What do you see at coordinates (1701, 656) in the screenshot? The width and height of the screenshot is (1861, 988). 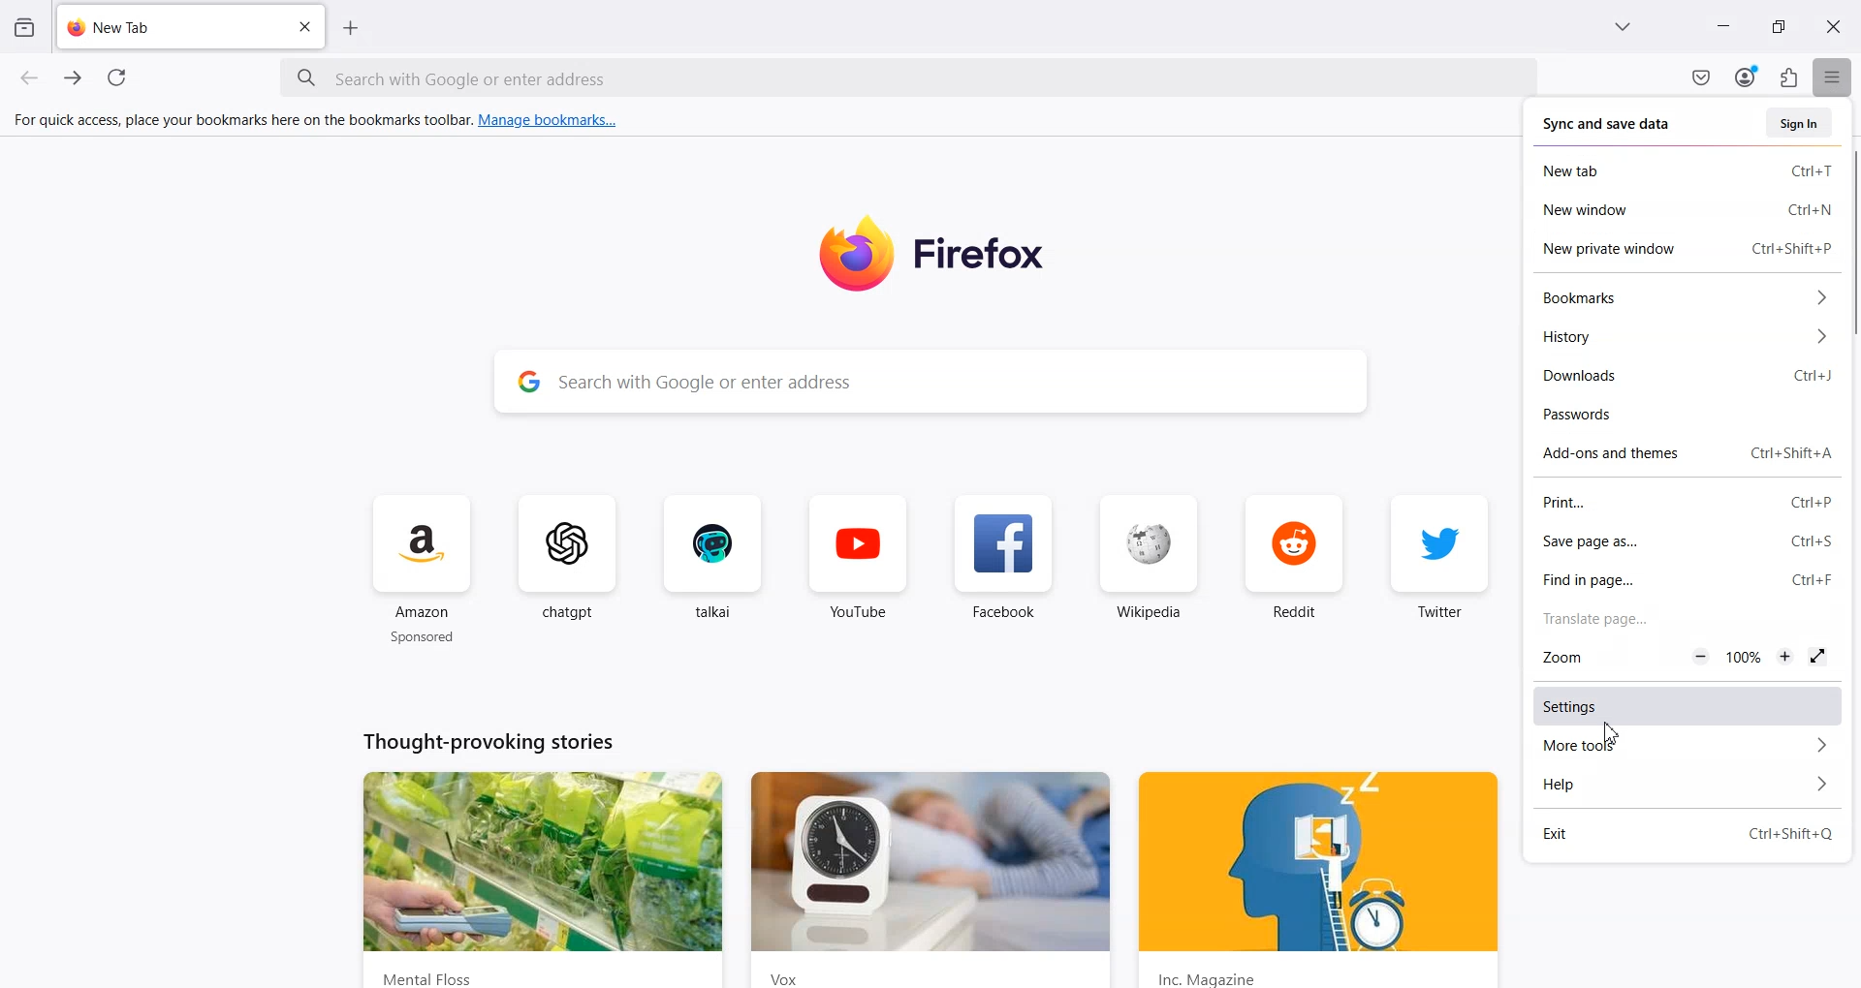 I see `Zoom Out` at bounding box center [1701, 656].